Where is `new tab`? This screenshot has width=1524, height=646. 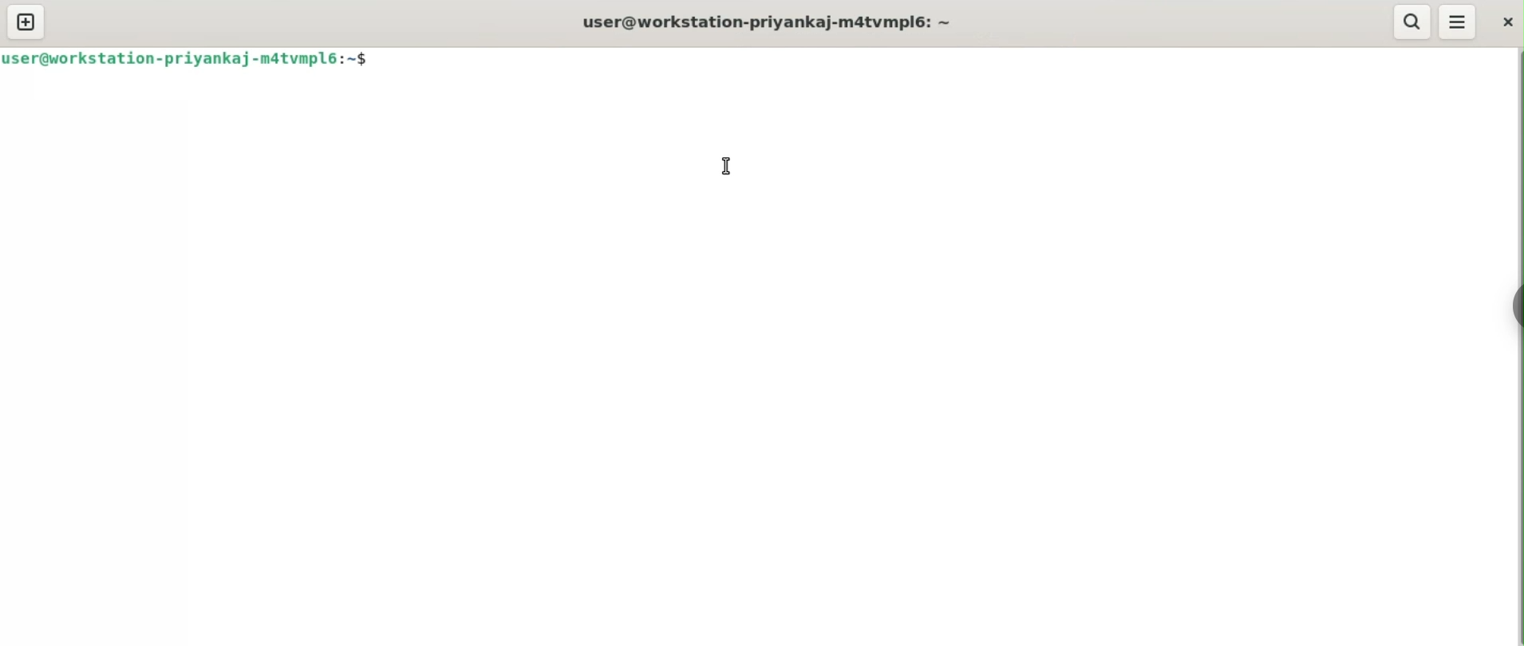 new tab is located at coordinates (26, 22).